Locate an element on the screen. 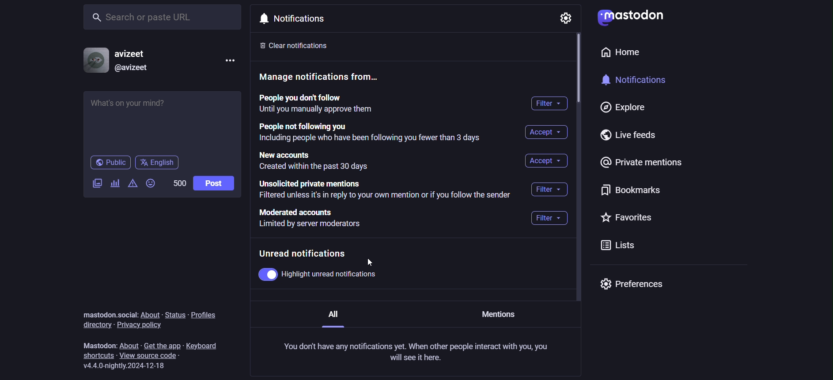  explore is located at coordinates (623, 108).